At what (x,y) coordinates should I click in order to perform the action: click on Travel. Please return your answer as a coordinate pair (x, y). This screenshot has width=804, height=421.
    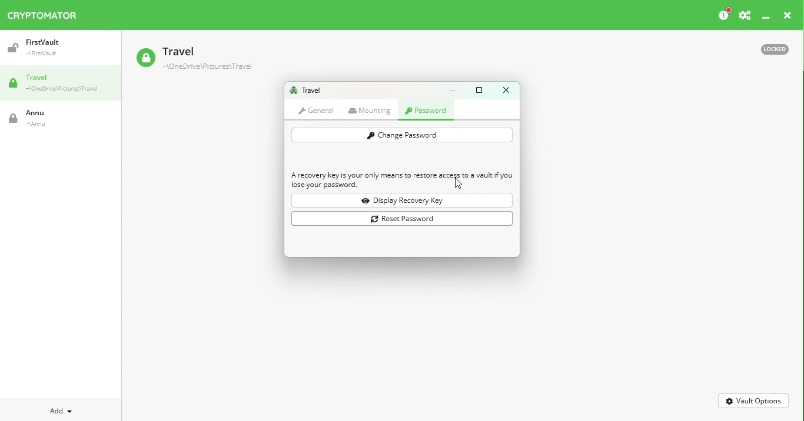
    Looking at the image, I should click on (65, 84).